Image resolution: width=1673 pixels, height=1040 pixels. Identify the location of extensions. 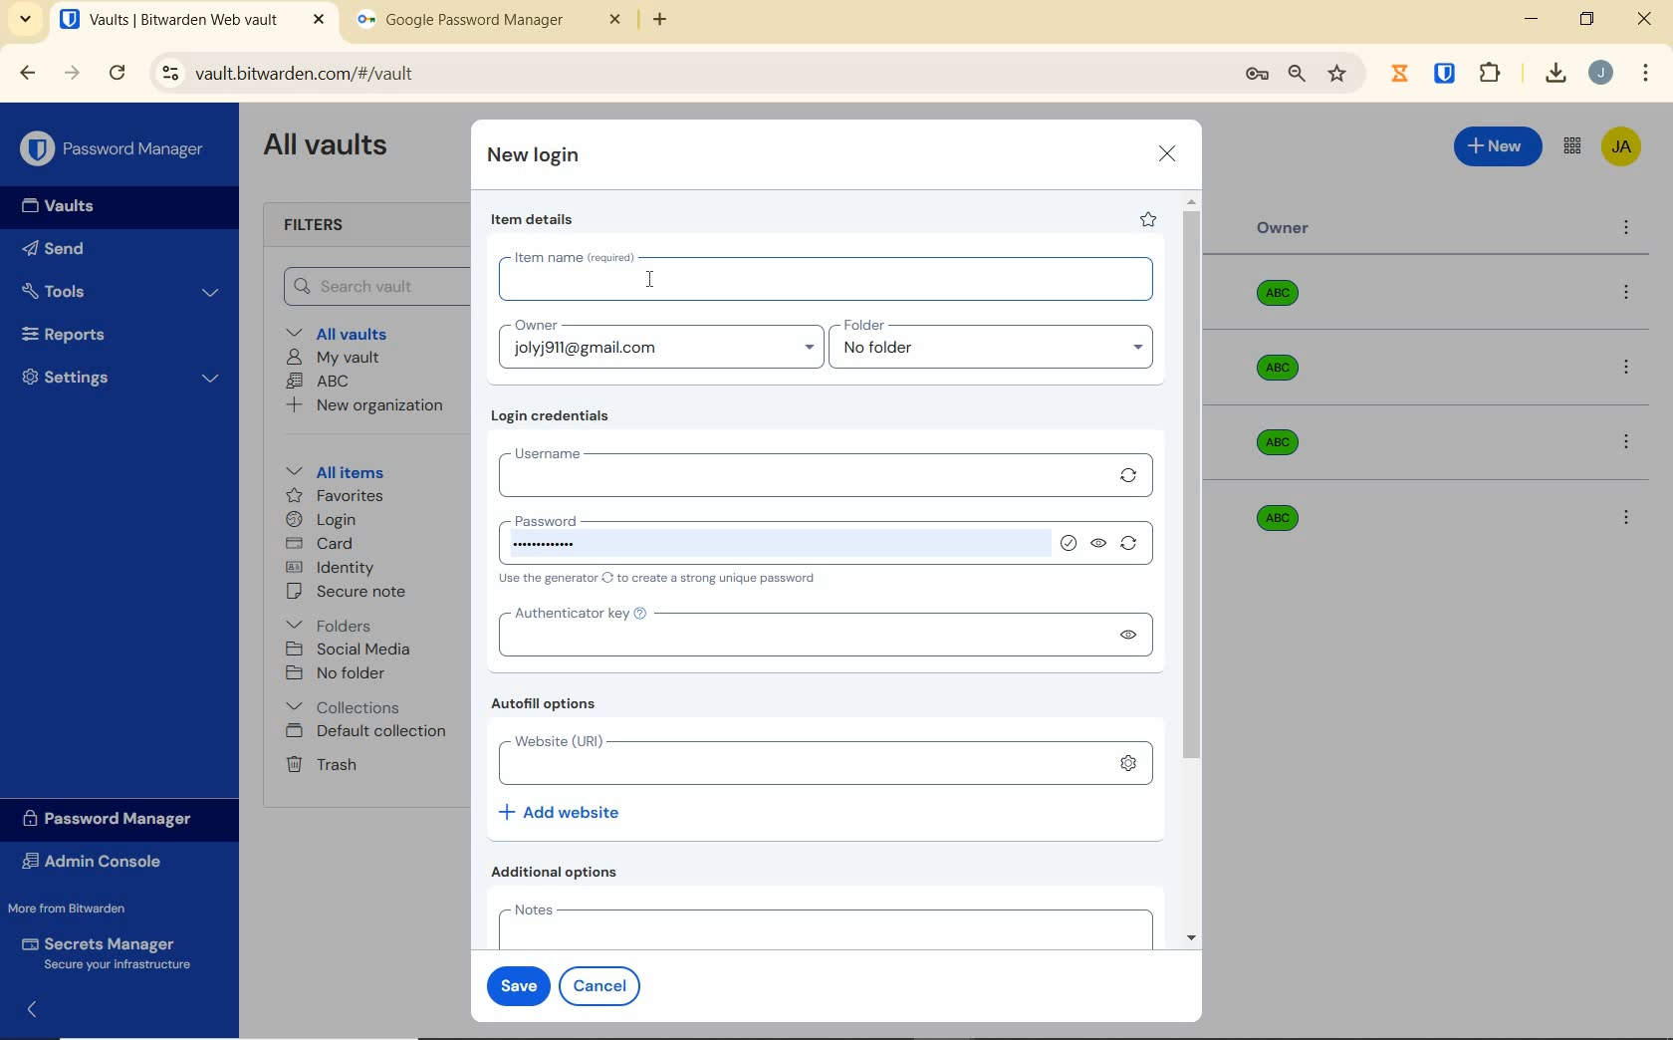
(1447, 72).